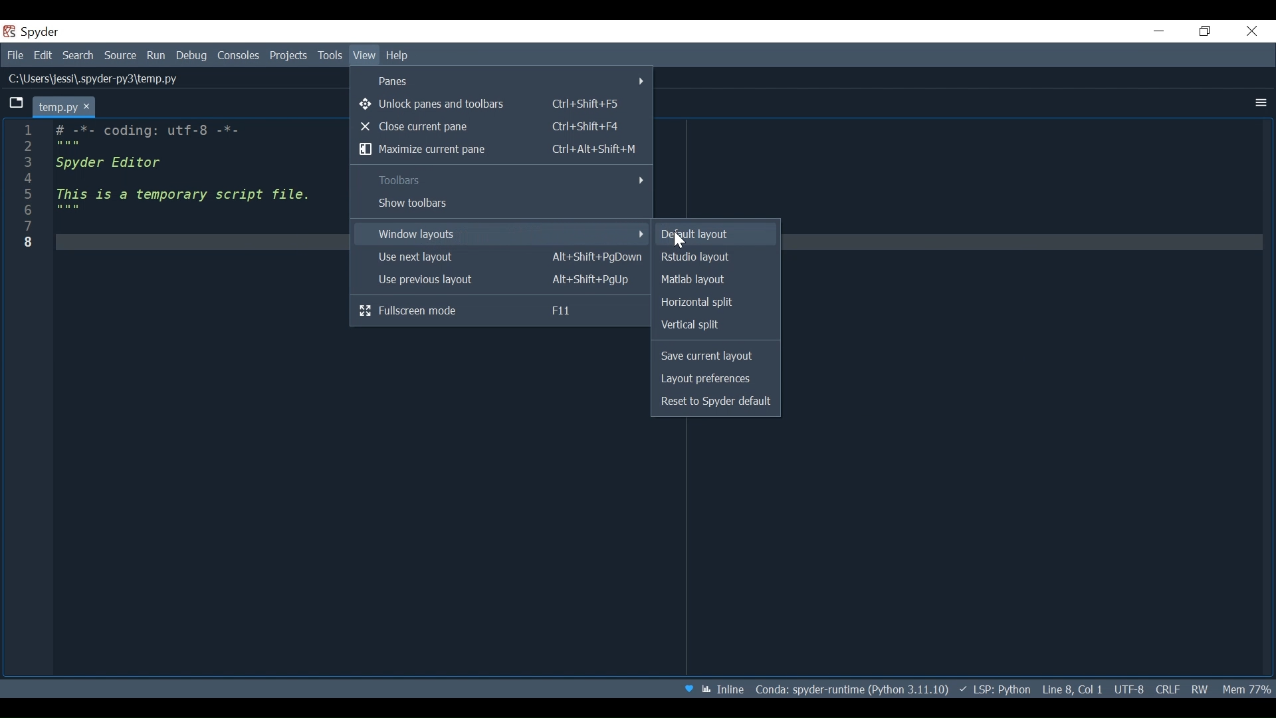 Image resolution: width=1276 pixels, height=718 pixels. Describe the element at coordinates (500, 312) in the screenshot. I see `Fullscreen mode` at that location.